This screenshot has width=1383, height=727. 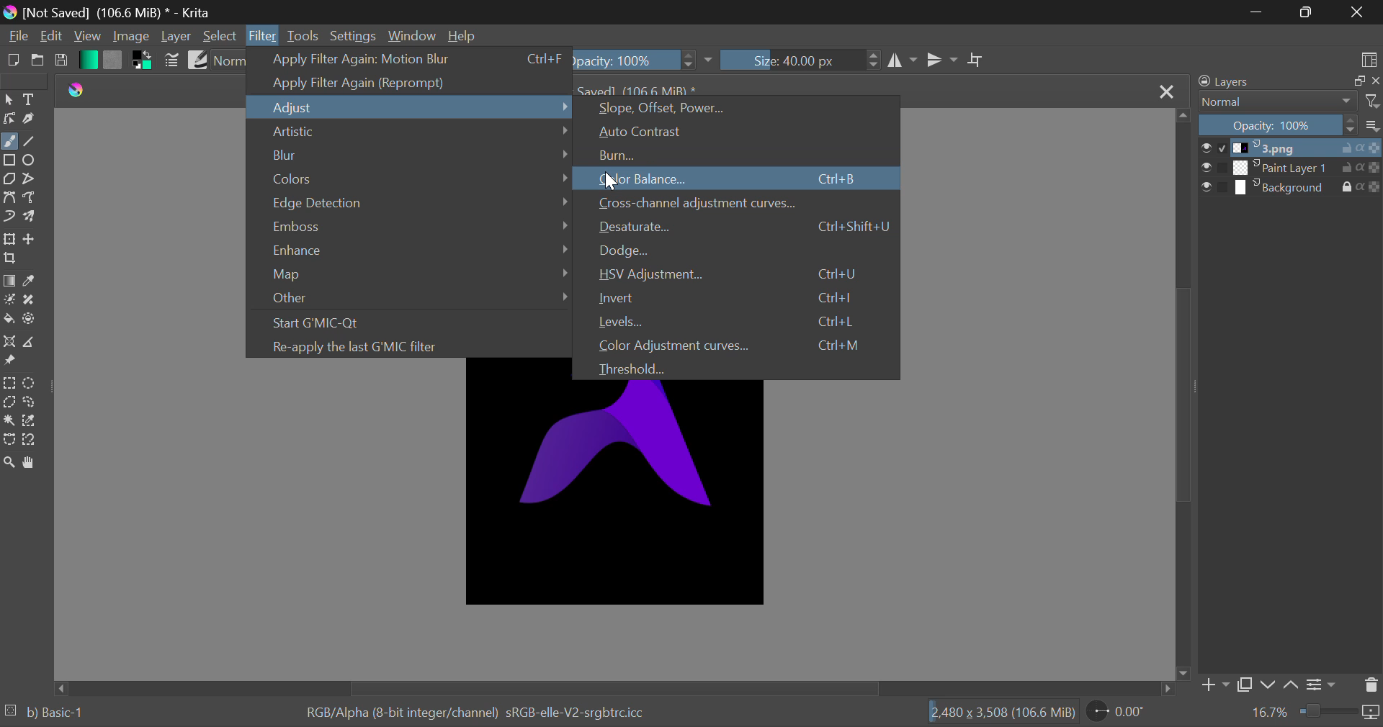 I want to click on Levels, so click(x=743, y=320).